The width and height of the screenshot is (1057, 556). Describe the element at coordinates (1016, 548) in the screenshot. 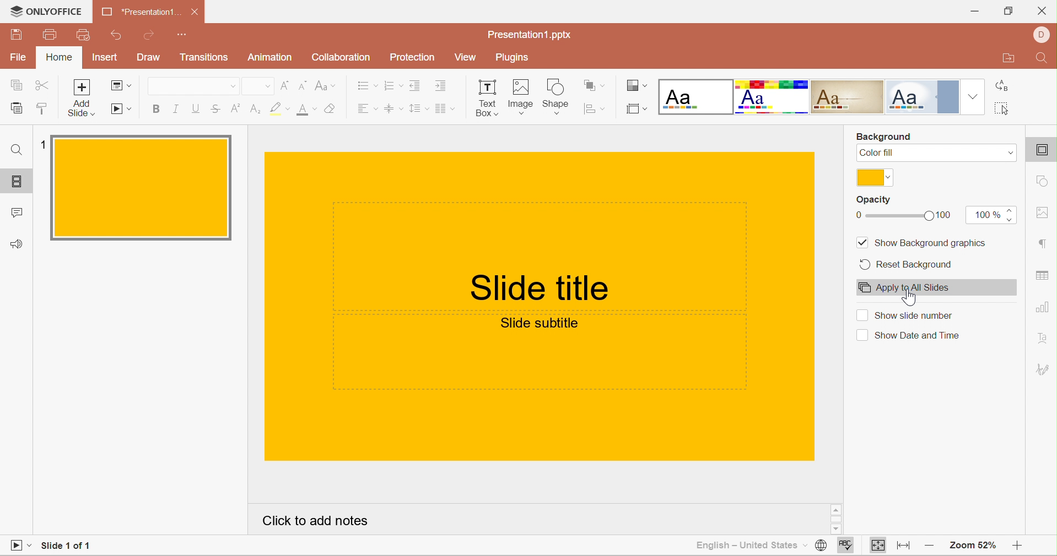

I see `Zoom in` at that location.